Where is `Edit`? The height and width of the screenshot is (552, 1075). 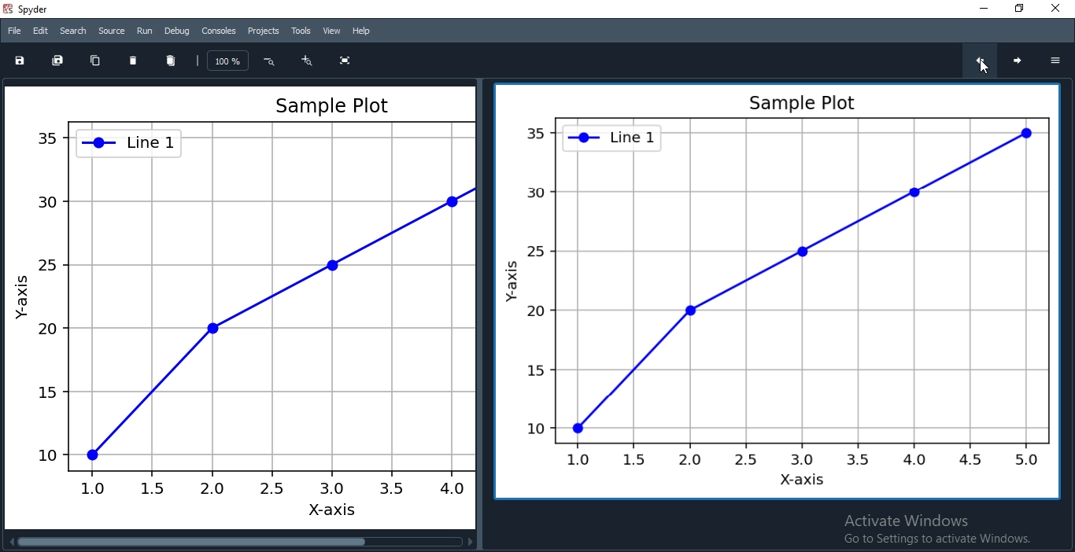
Edit is located at coordinates (39, 31).